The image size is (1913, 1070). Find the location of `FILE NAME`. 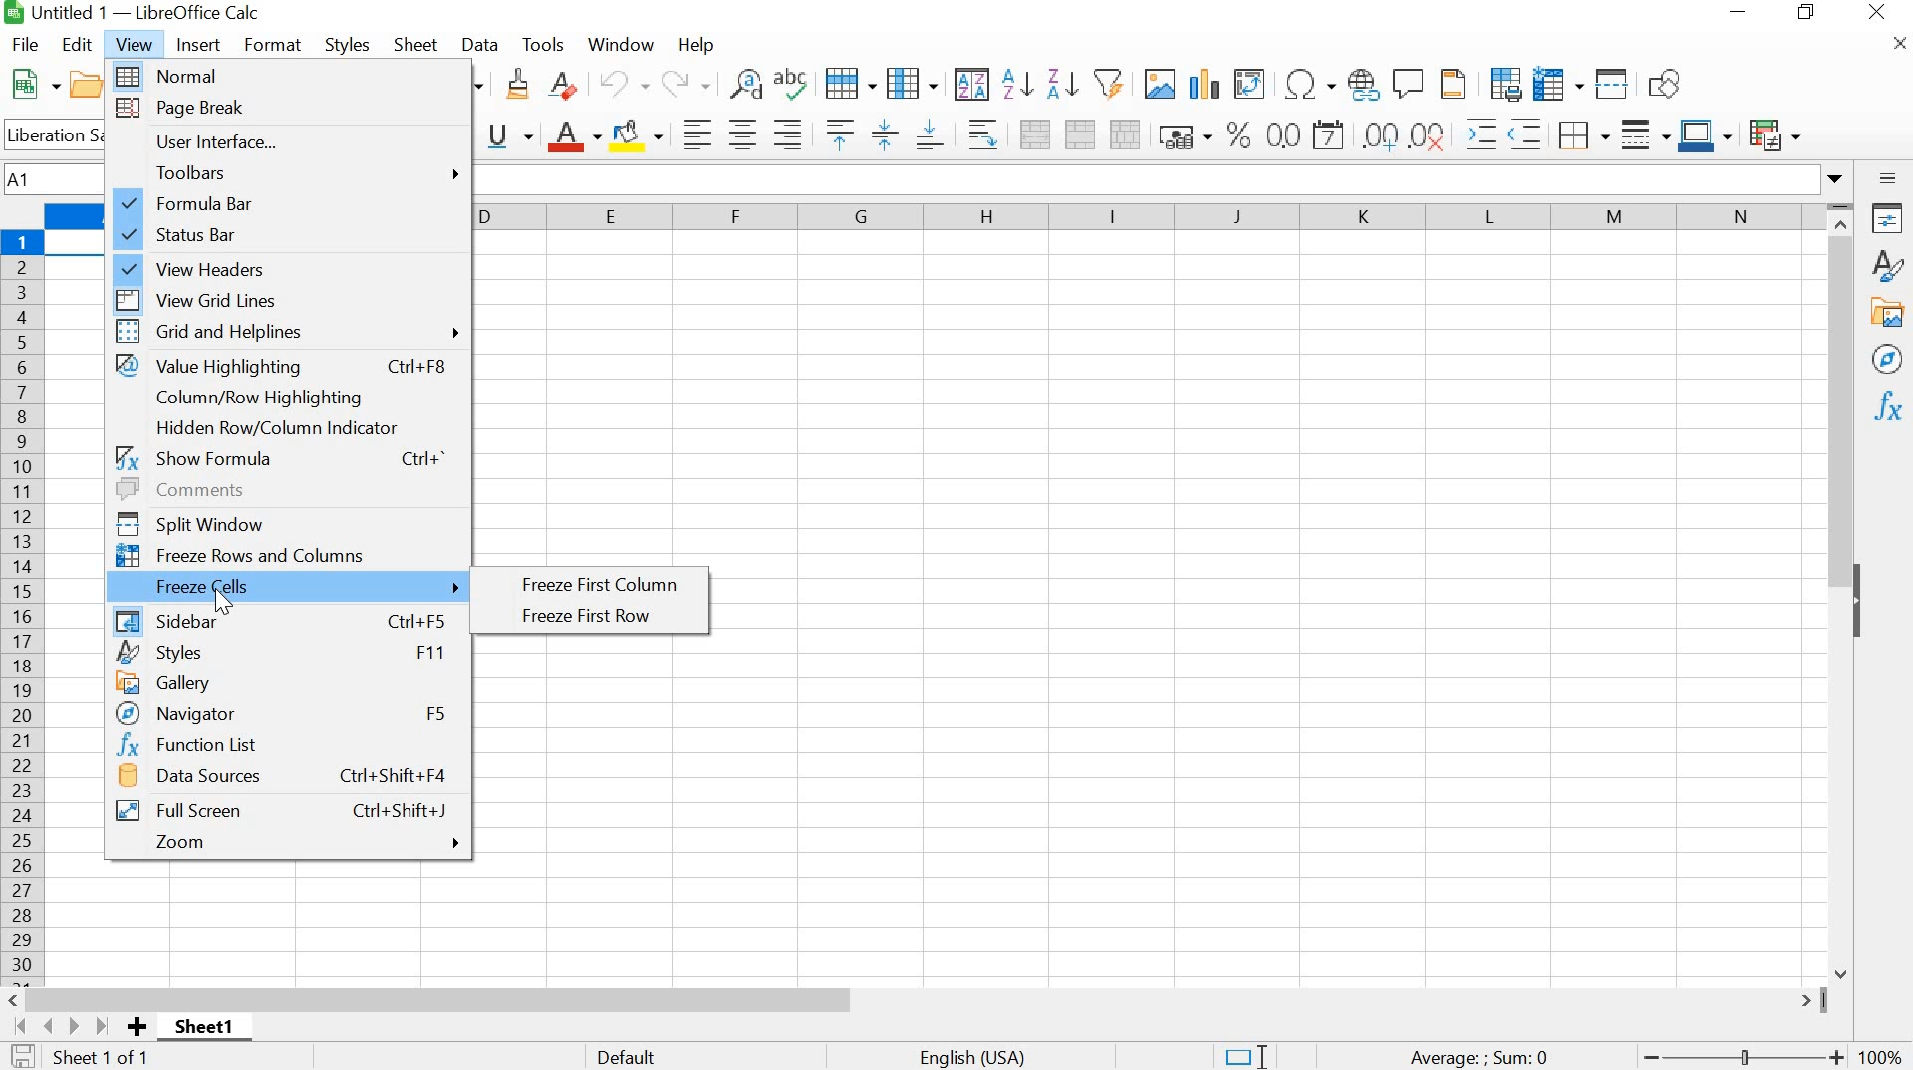

FILE NAME is located at coordinates (136, 14).